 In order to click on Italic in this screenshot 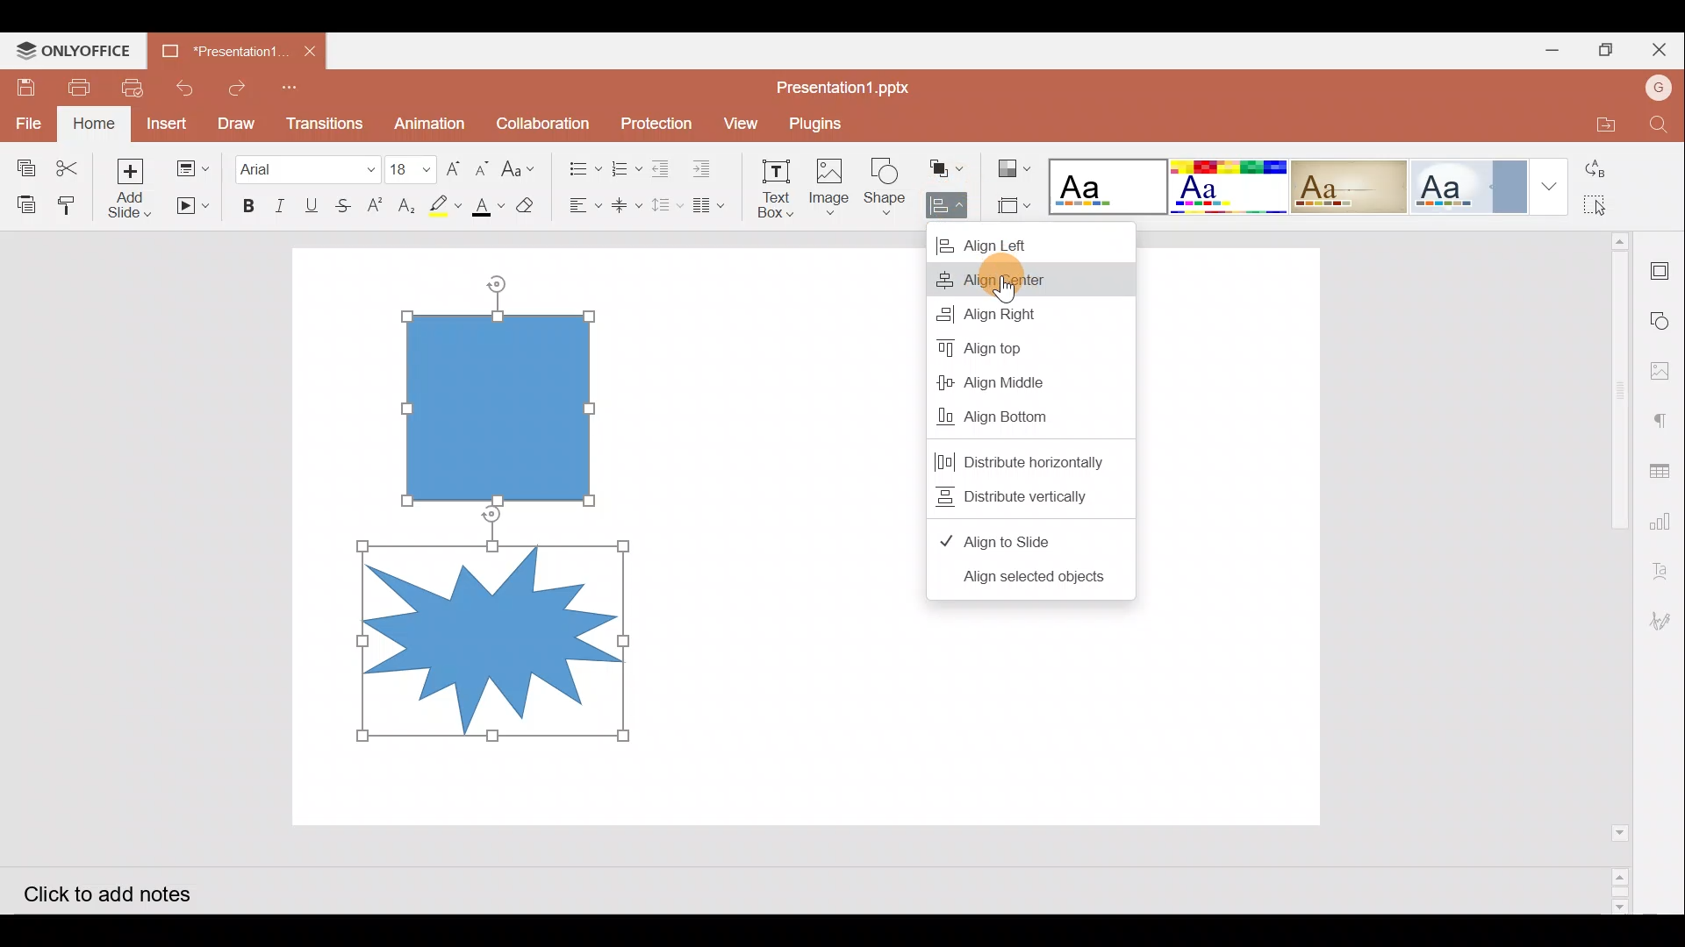, I will do `click(280, 202)`.